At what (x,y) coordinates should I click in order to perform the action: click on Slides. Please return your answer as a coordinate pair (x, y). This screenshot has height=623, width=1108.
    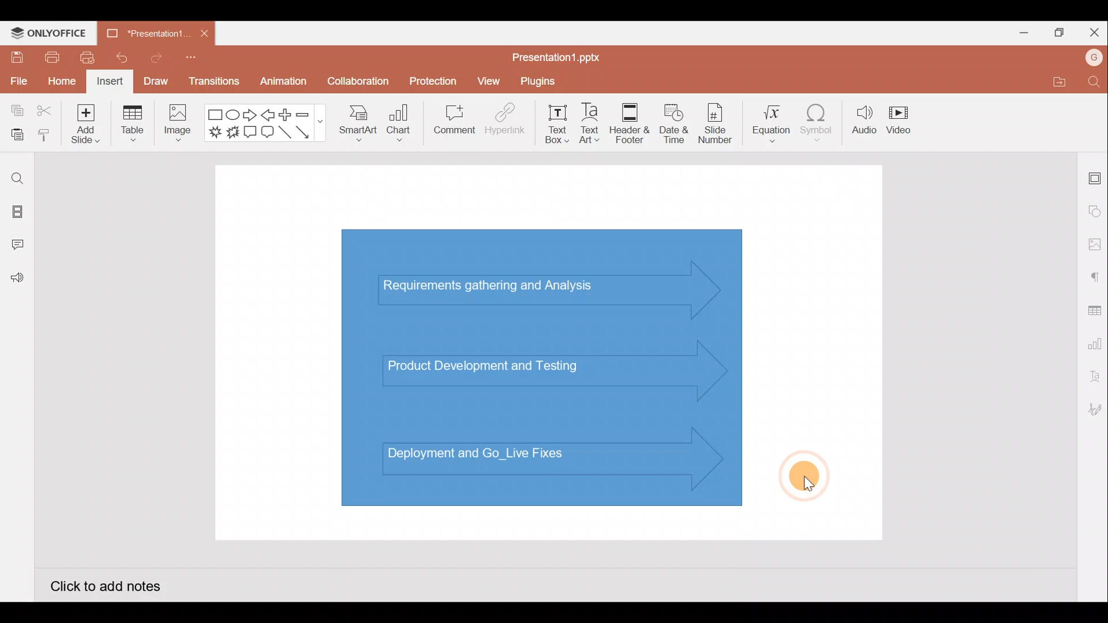
    Looking at the image, I should click on (16, 213).